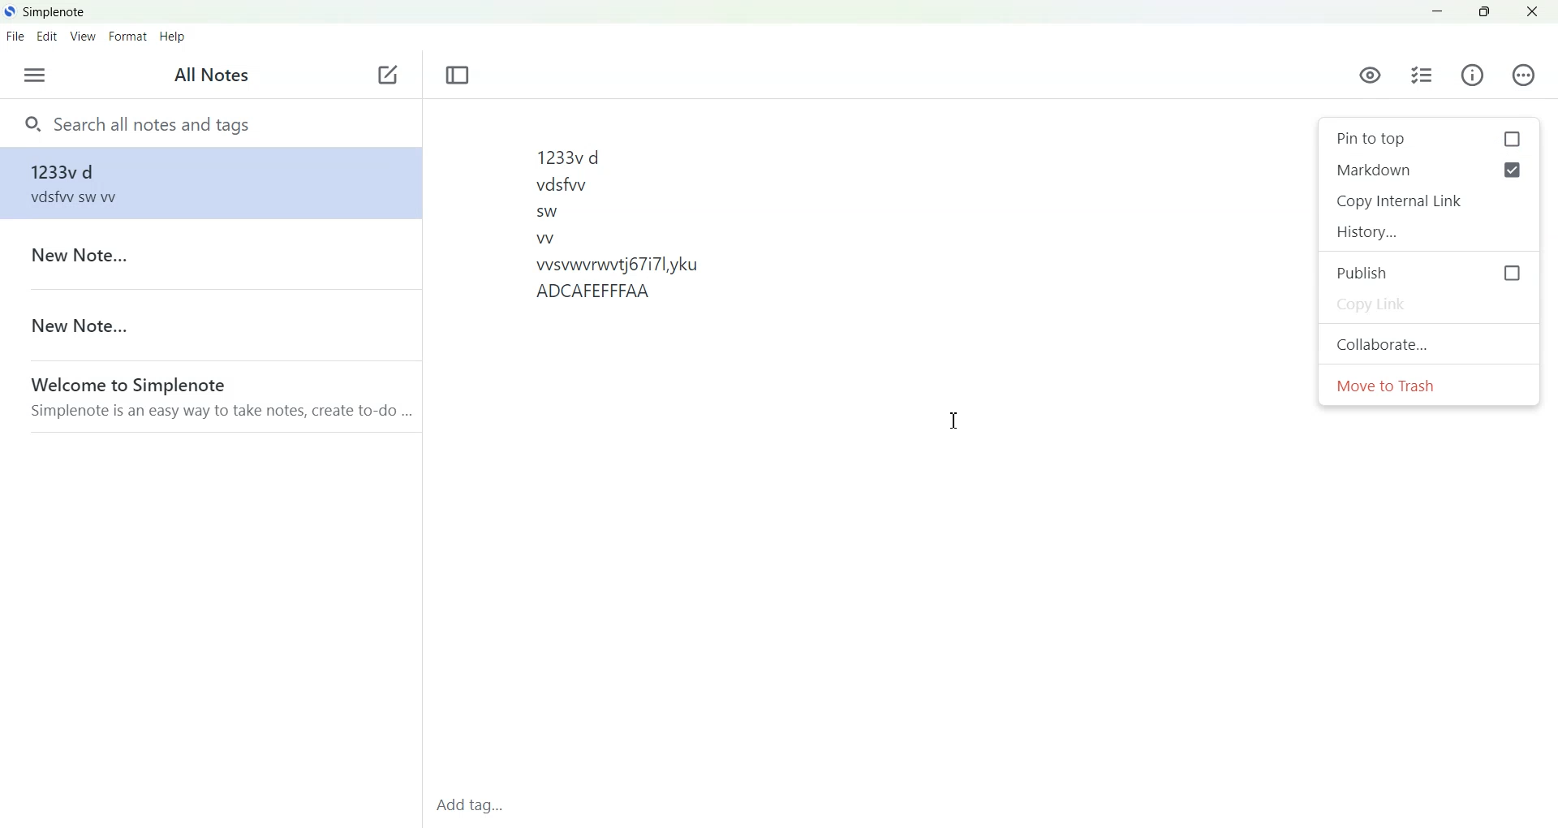 The image size is (1558, 828). What do you see at coordinates (129, 36) in the screenshot?
I see `Format` at bounding box center [129, 36].